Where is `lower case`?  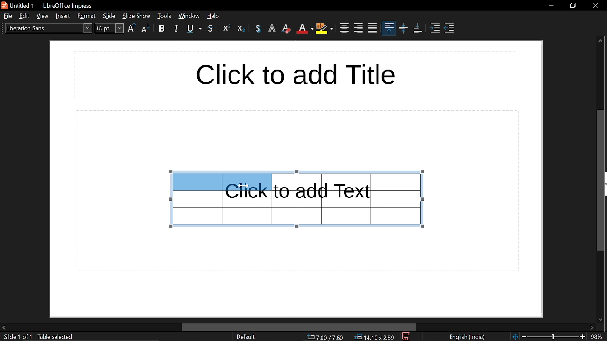 lower case is located at coordinates (146, 29).